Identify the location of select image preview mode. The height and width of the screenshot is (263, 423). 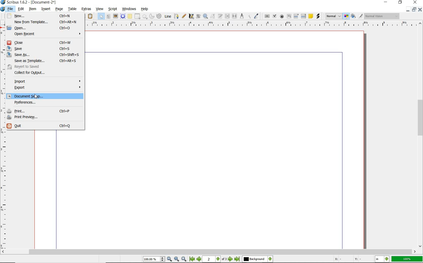
(333, 16).